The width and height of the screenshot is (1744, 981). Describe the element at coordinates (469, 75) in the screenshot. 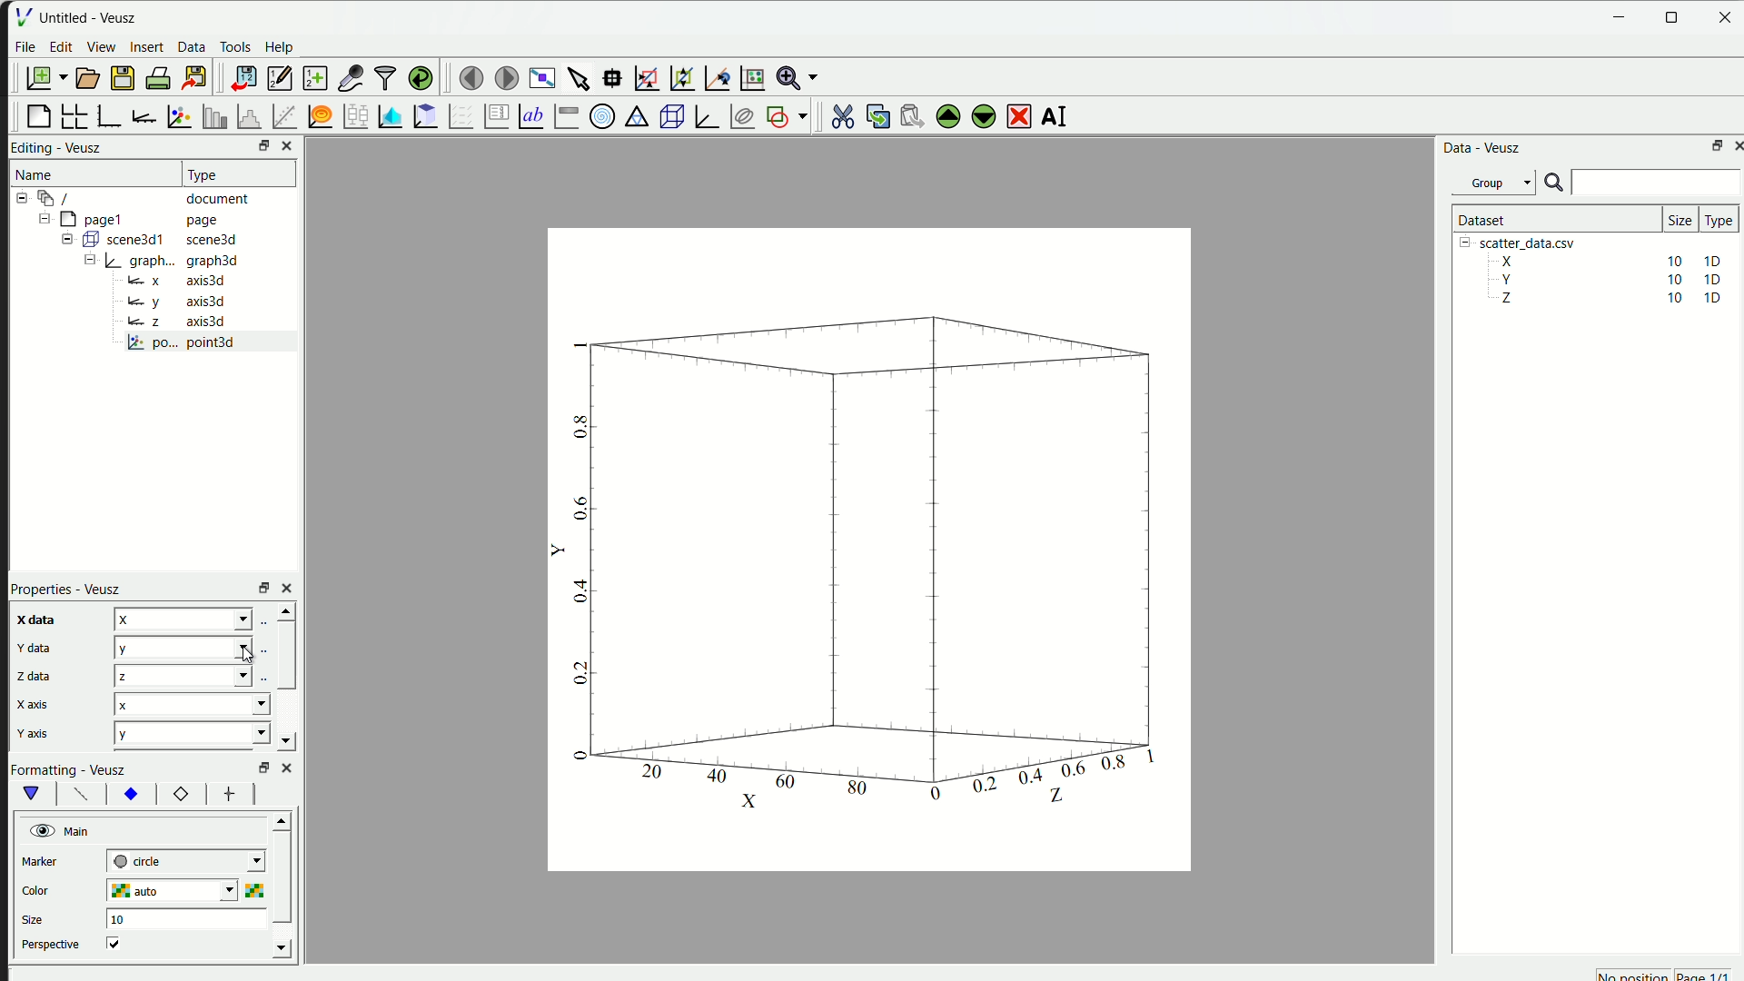

I see `move to previous page` at that location.